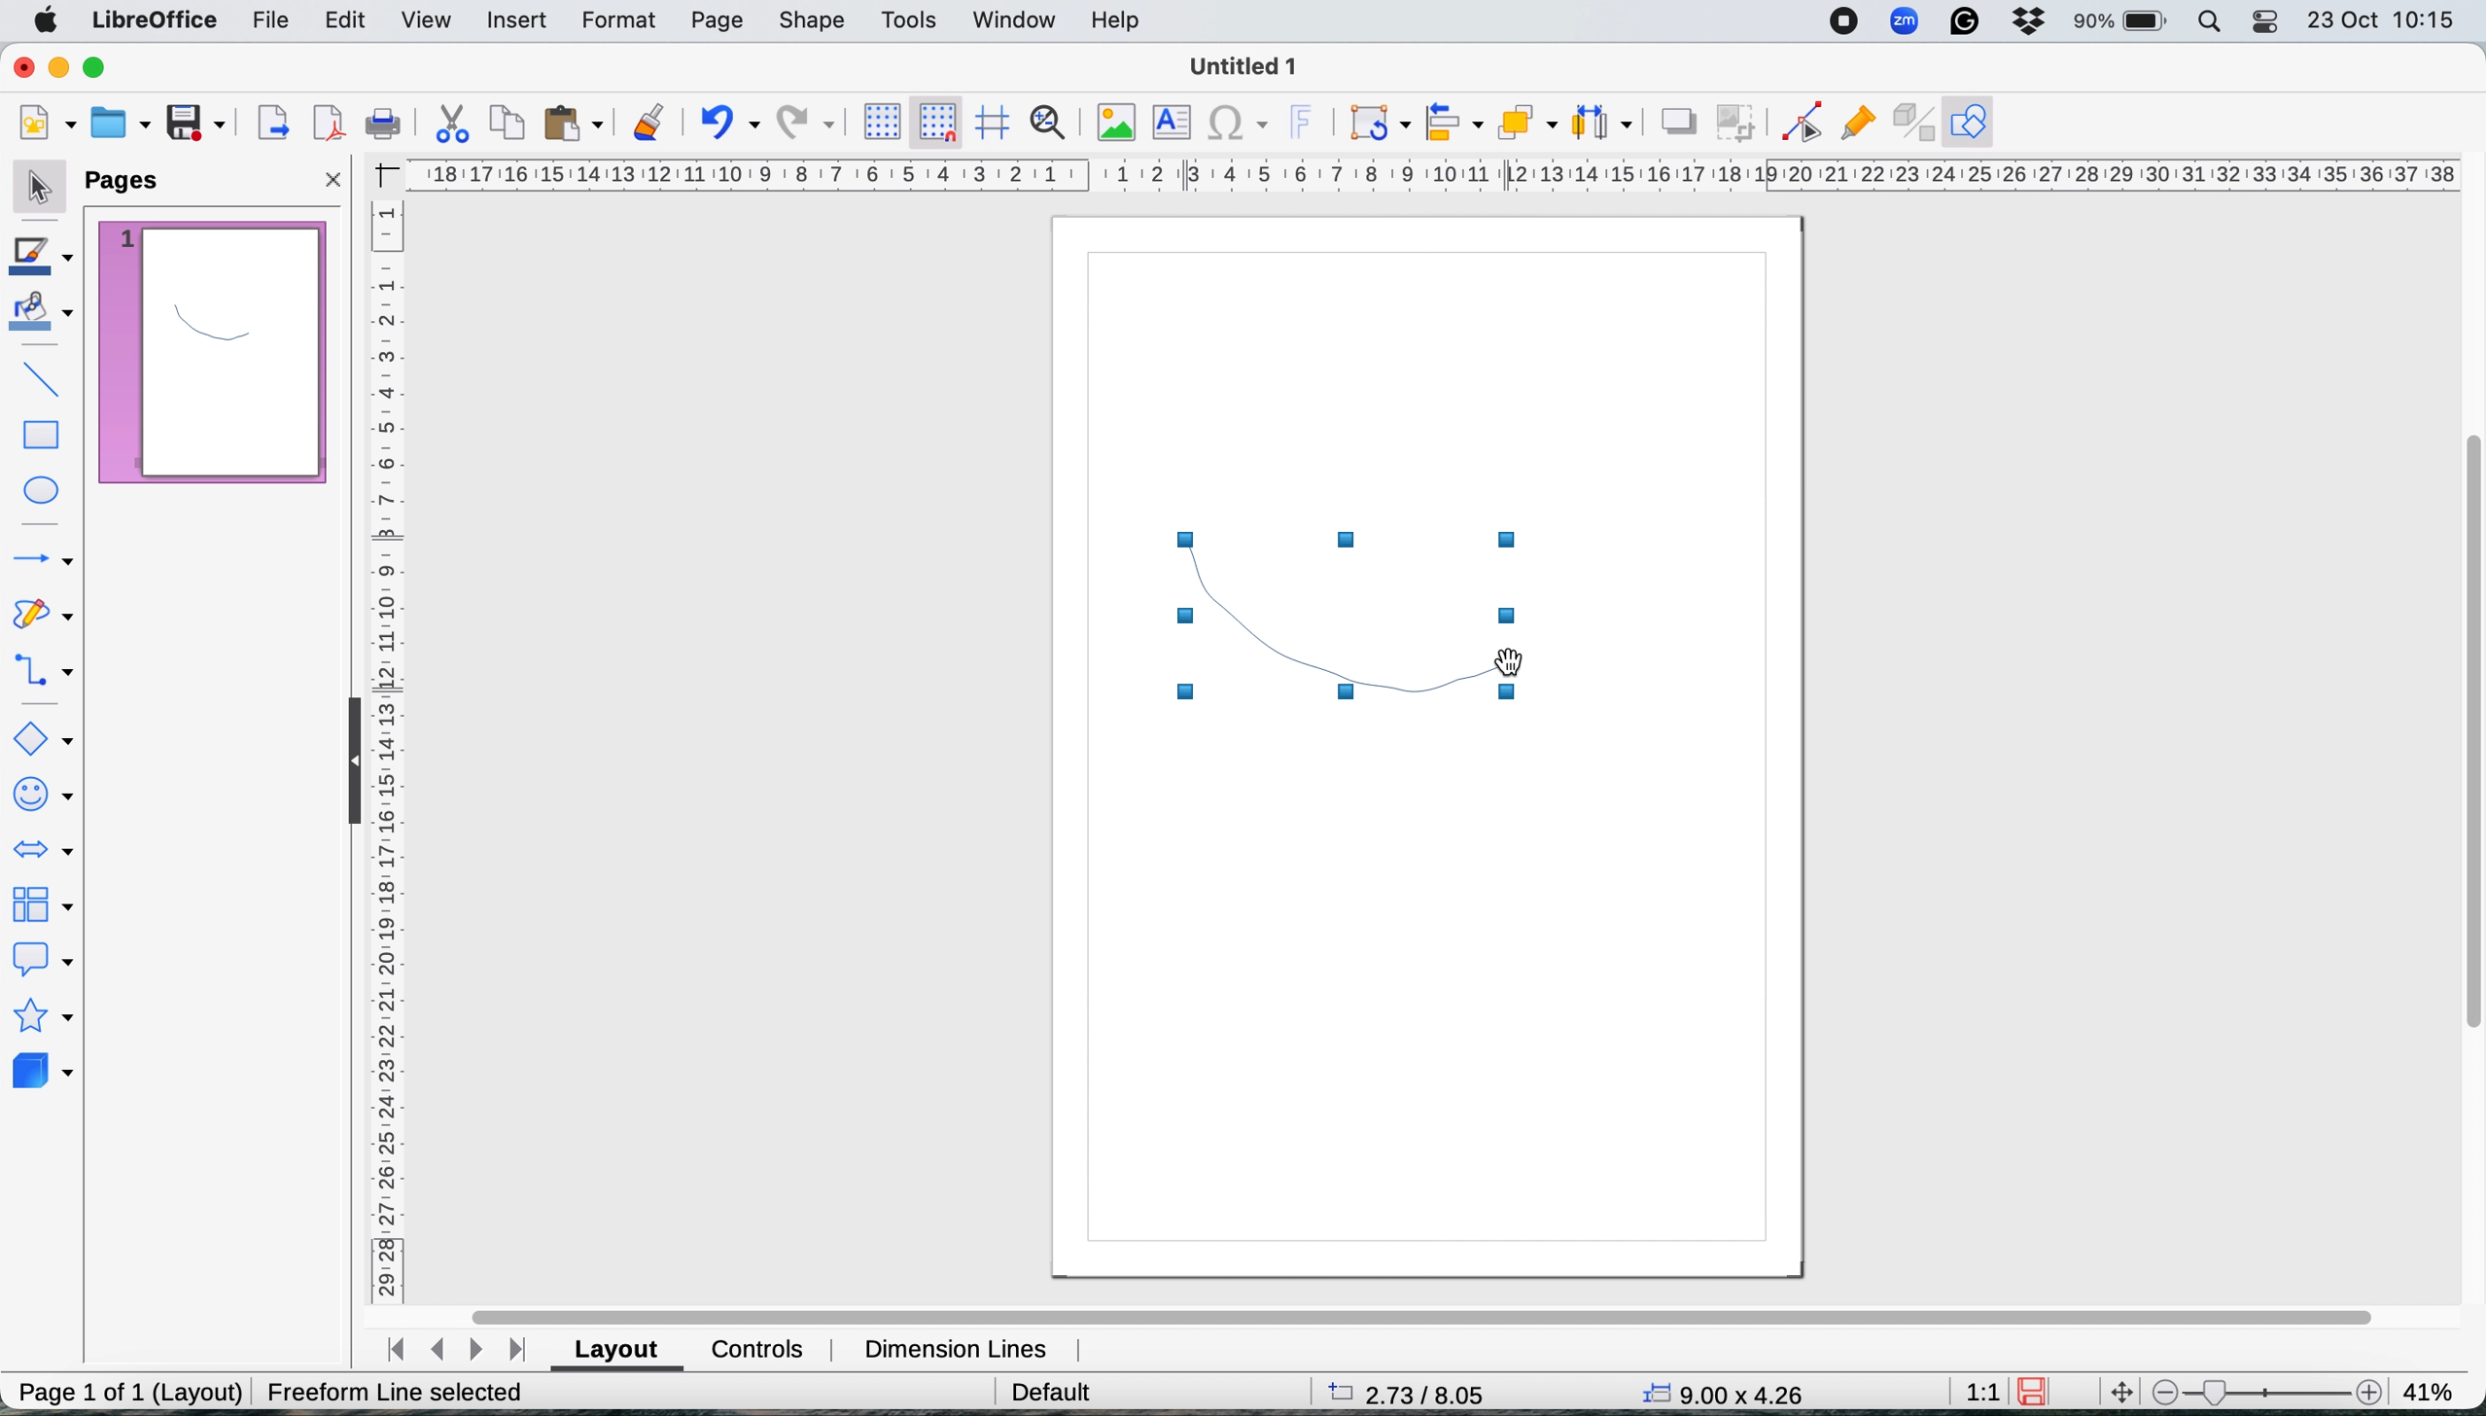 The width and height of the screenshot is (2486, 1416). I want to click on open, so click(122, 122).